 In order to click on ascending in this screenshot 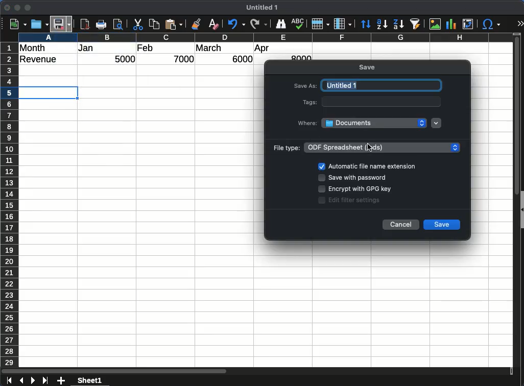, I will do `click(382, 24)`.